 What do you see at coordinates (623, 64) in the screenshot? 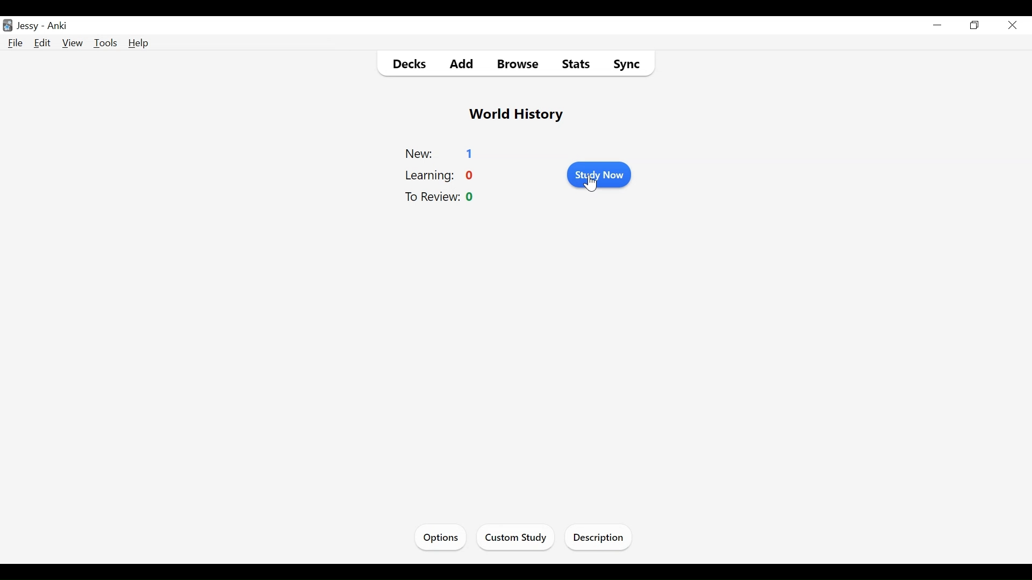
I see `Sync` at bounding box center [623, 64].